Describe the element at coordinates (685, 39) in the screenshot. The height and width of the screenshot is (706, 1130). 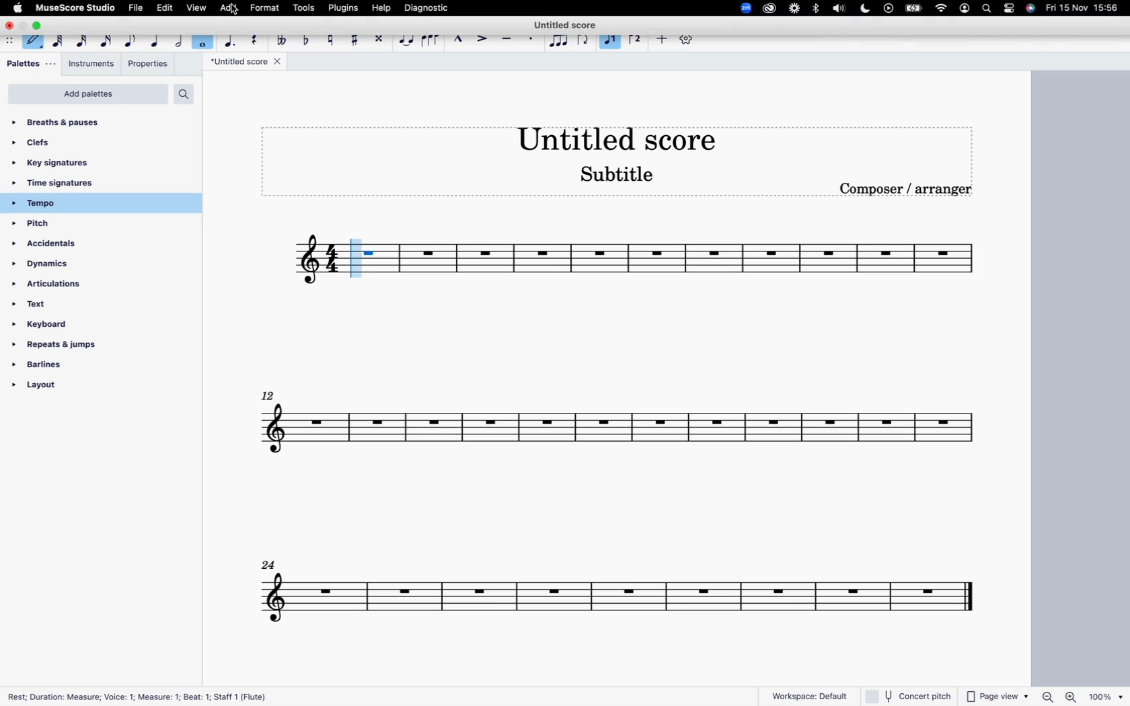
I see `settings` at that location.